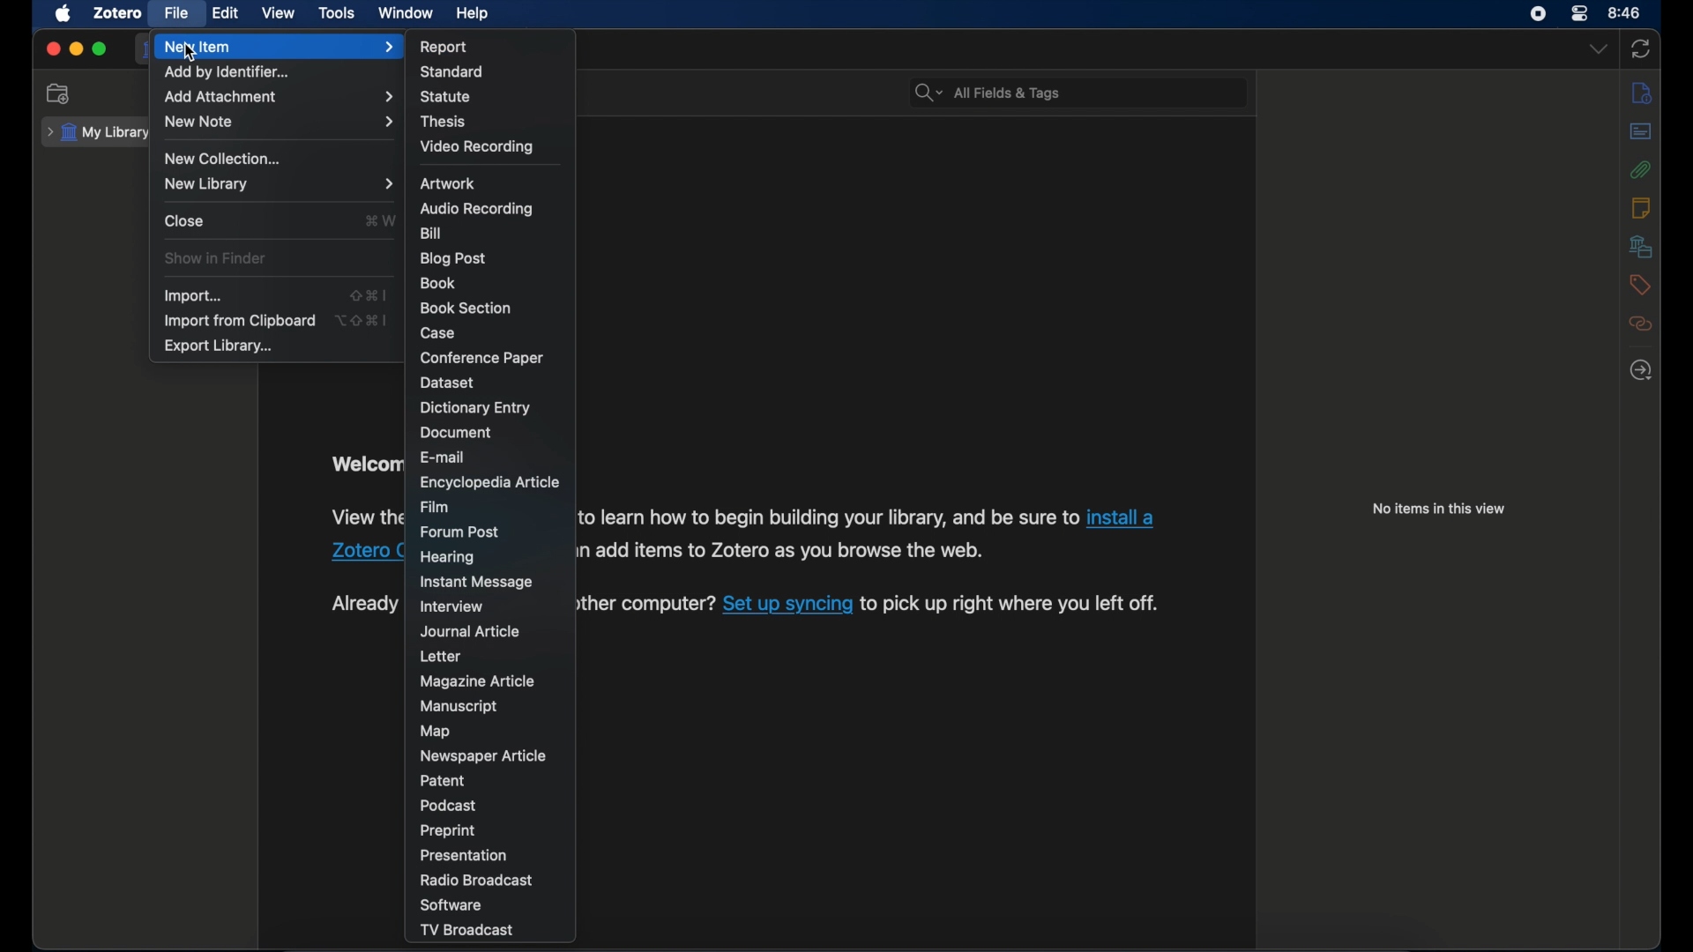 The height and width of the screenshot is (952, 1693). What do you see at coordinates (430, 234) in the screenshot?
I see `bill` at bounding box center [430, 234].